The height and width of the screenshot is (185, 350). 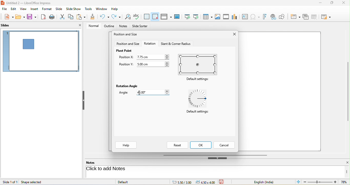 I want to click on open, so click(x=20, y=17).